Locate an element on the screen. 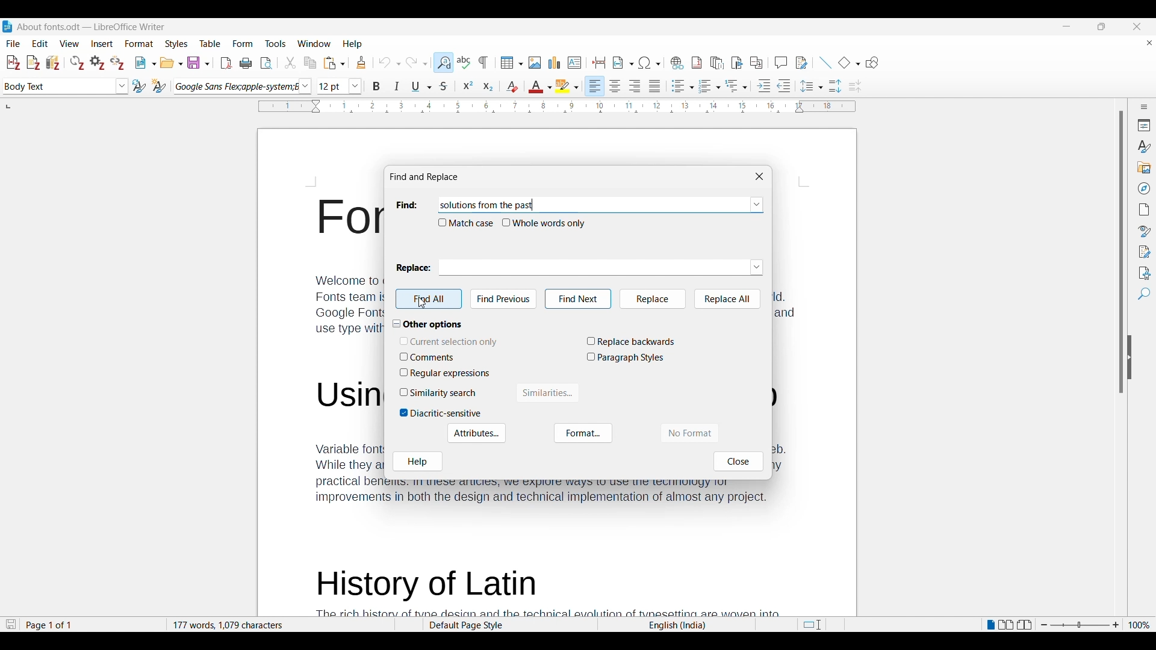  Total word and character count is located at coordinates (281, 625).